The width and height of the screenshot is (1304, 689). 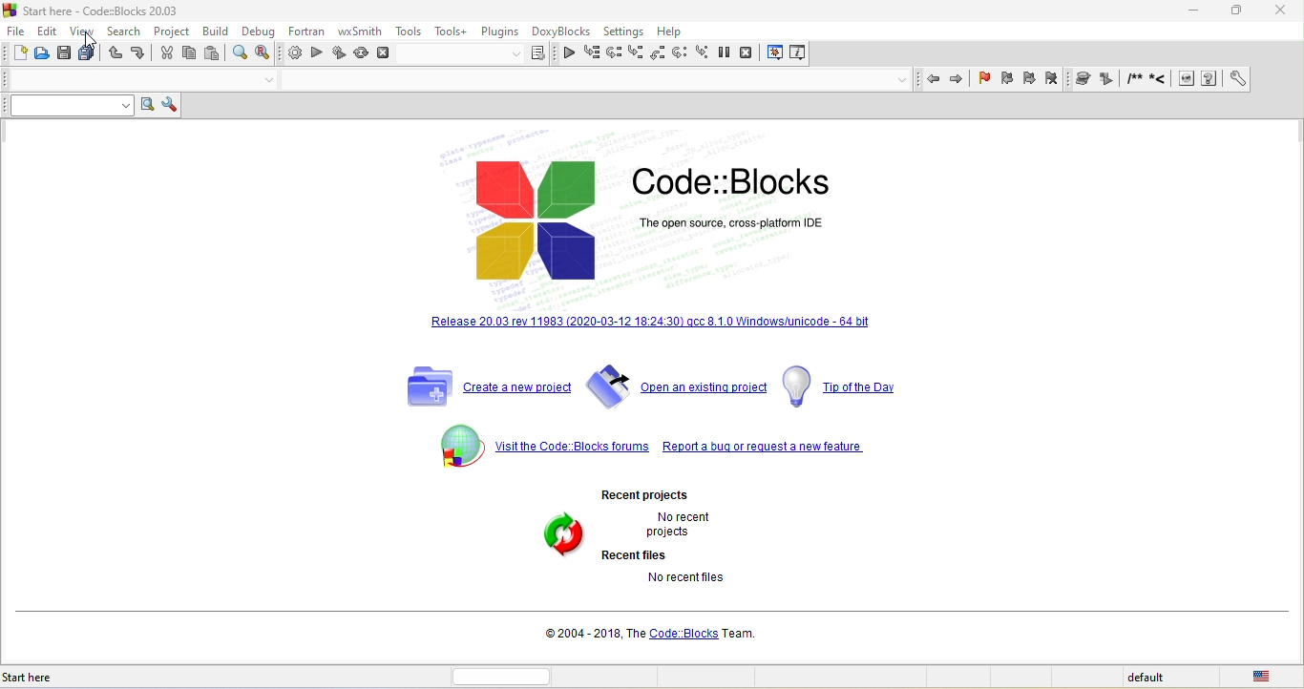 I want to click on edit, so click(x=49, y=30).